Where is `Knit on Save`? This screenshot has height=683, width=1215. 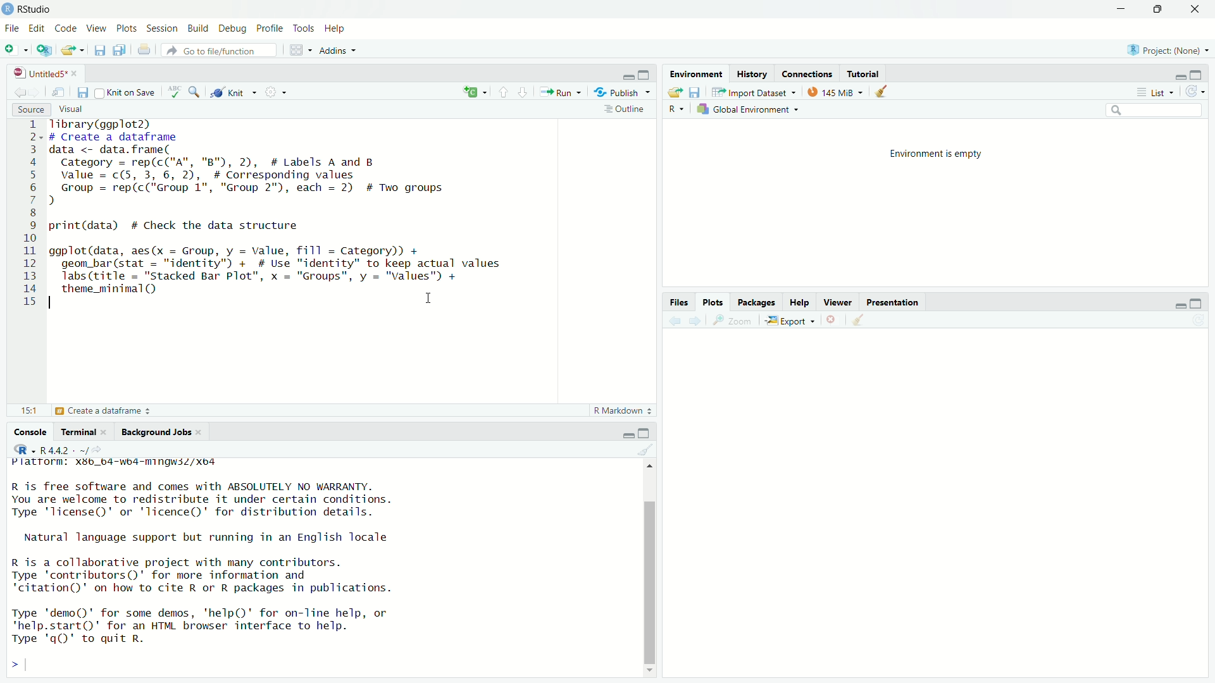
Knit on Save is located at coordinates (127, 92).